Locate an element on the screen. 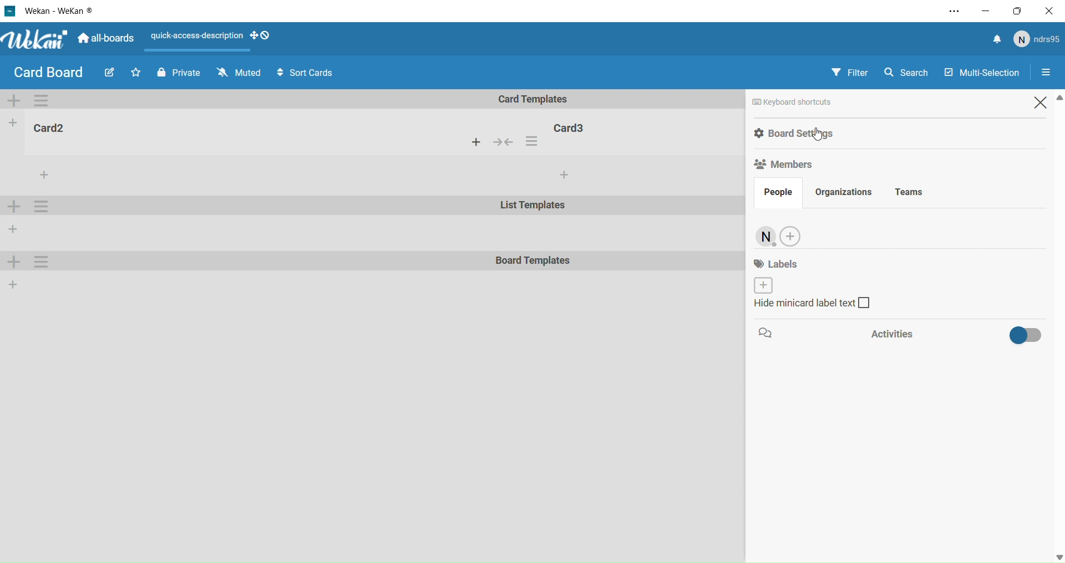   is located at coordinates (40, 101).